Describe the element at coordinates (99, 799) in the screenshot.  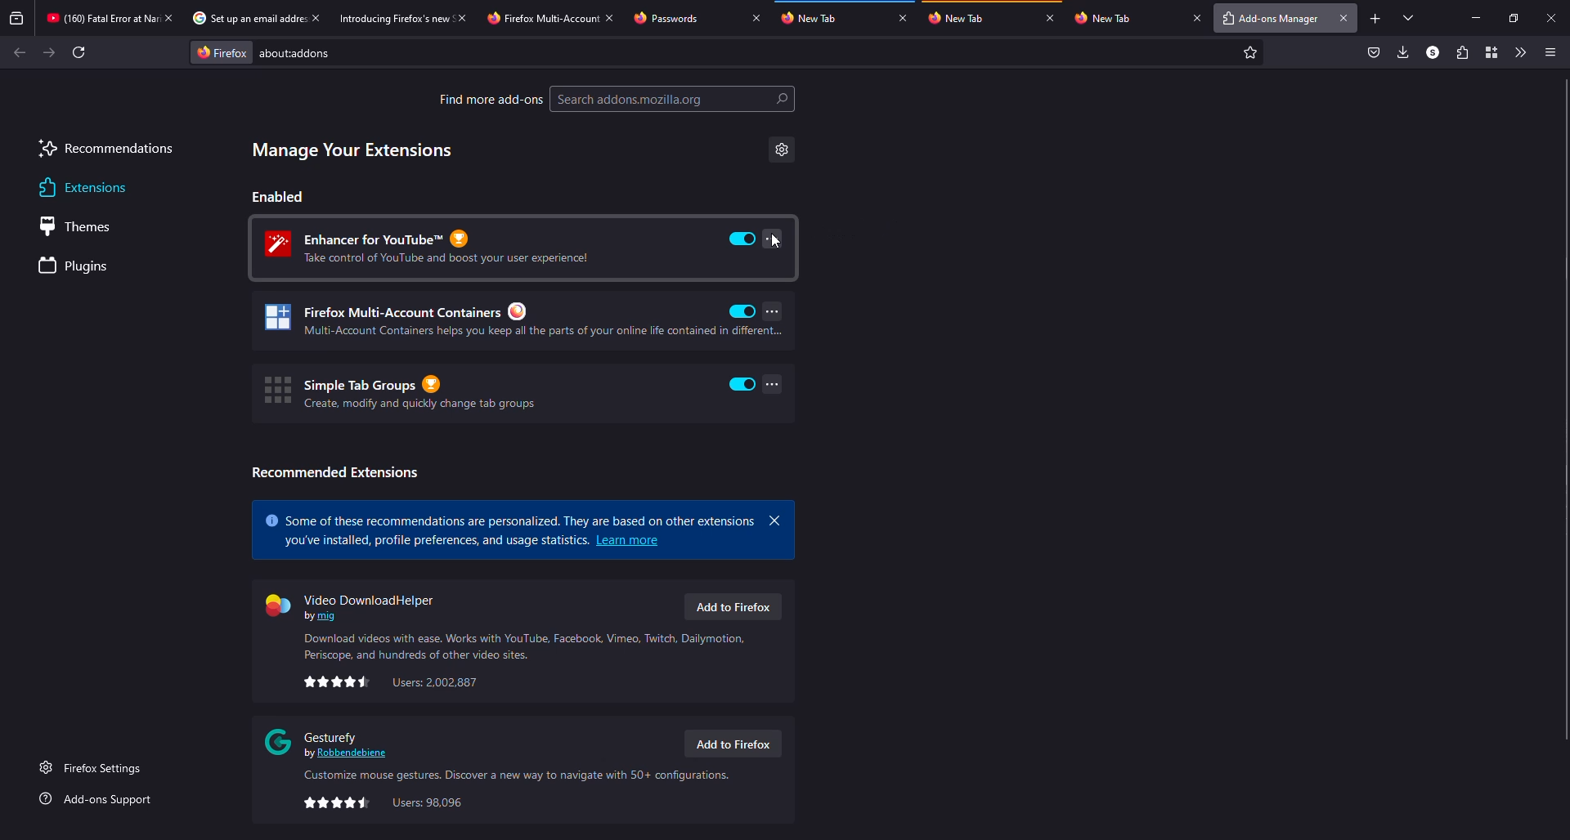
I see `add-on support` at that location.